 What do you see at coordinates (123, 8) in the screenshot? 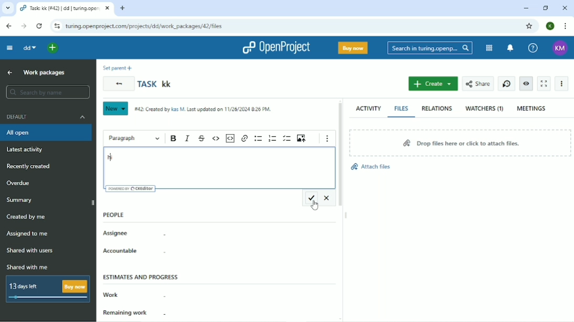
I see `New tab` at bounding box center [123, 8].